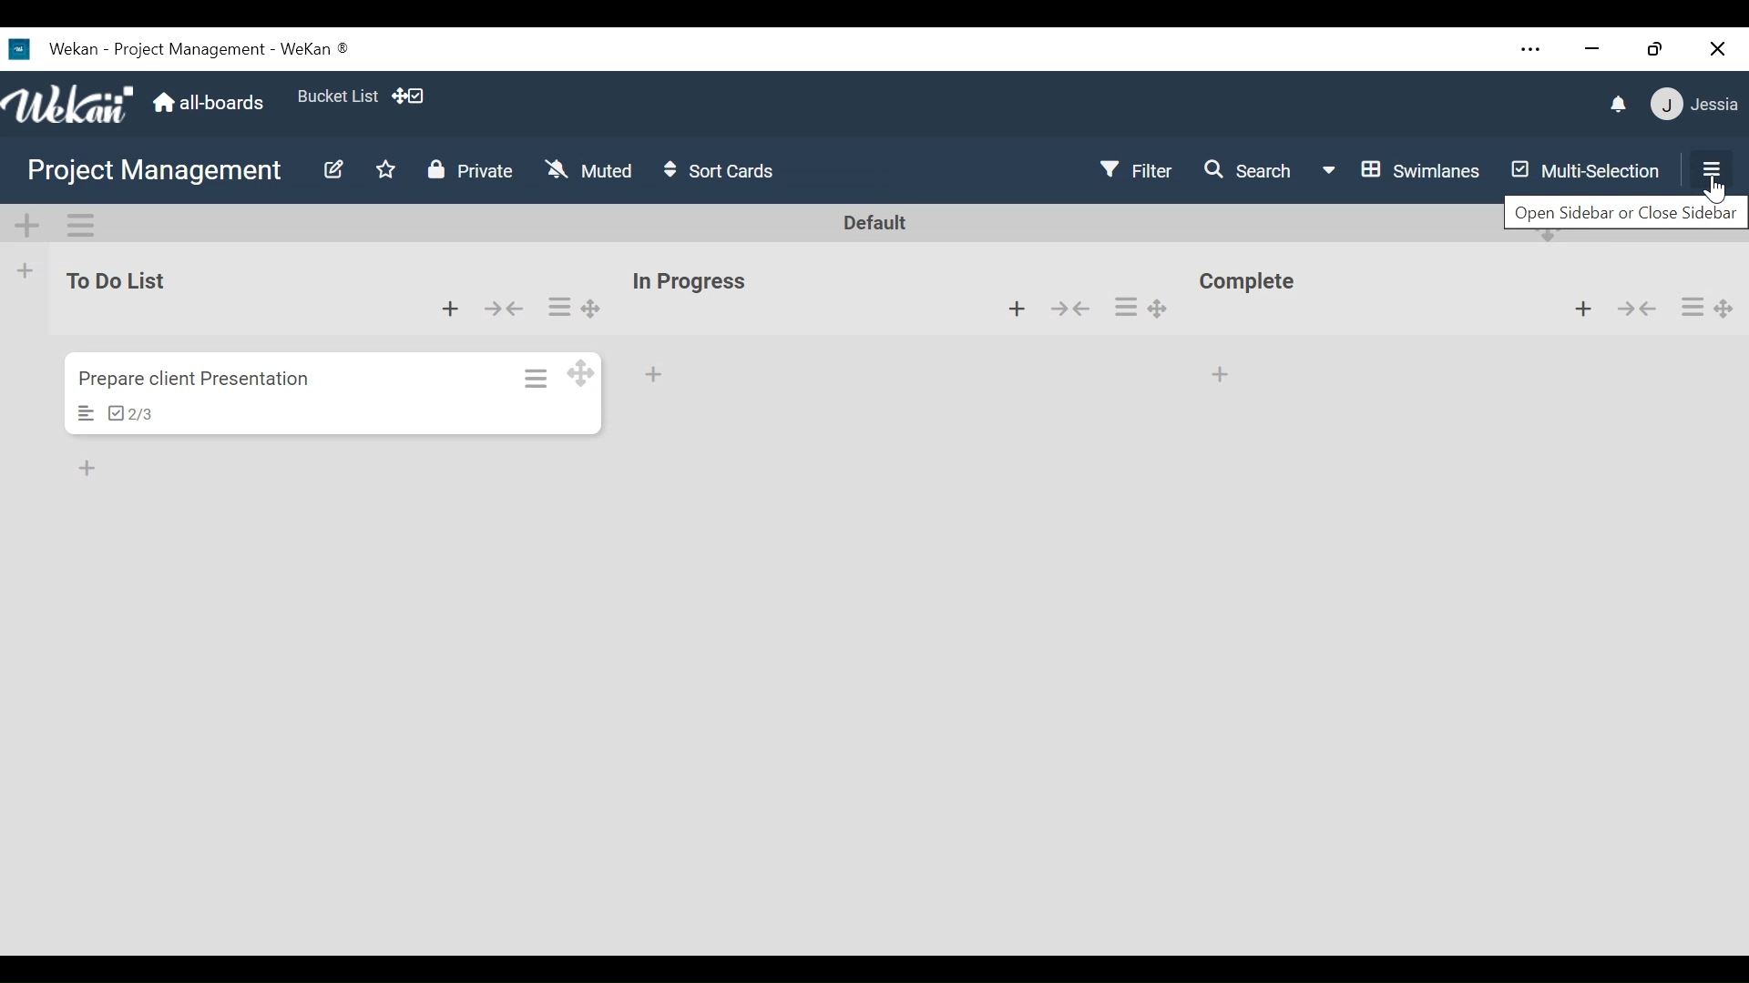  Describe the element at coordinates (655, 376) in the screenshot. I see `Add card to bottom of the list` at that location.